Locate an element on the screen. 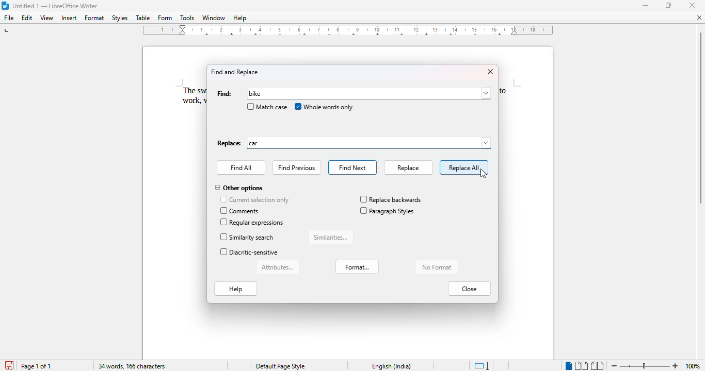 Image resolution: width=705 pixels, height=371 pixels. car is located at coordinates (272, 144).